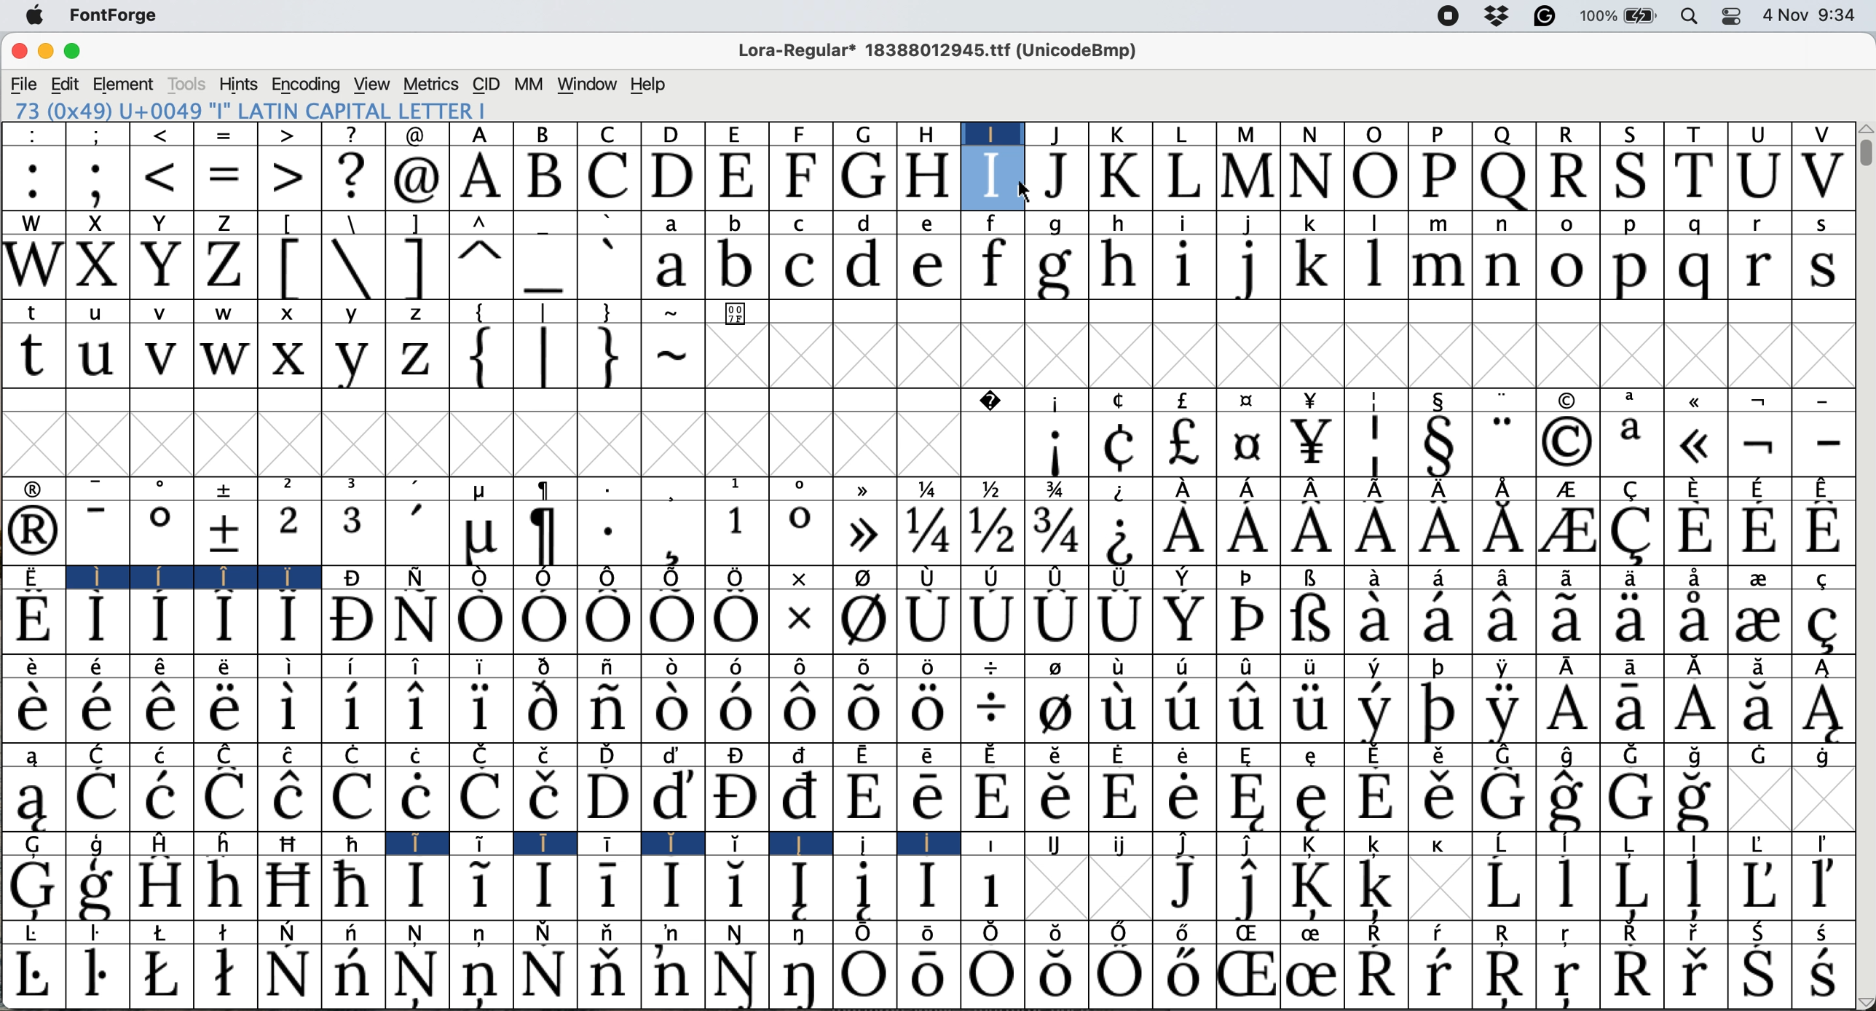 This screenshot has width=1876, height=1011. Describe the element at coordinates (1813, 15) in the screenshot. I see `4 Nov 9:34` at that location.